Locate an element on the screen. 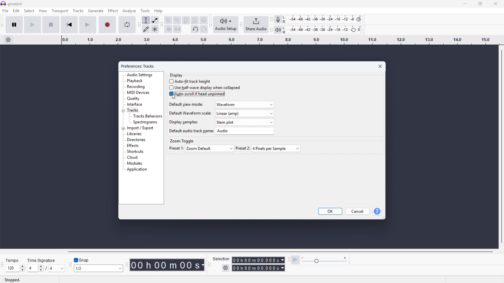 This screenshot has width=504, height=283. Silence audio selection  is located at coordinates (177, 29).